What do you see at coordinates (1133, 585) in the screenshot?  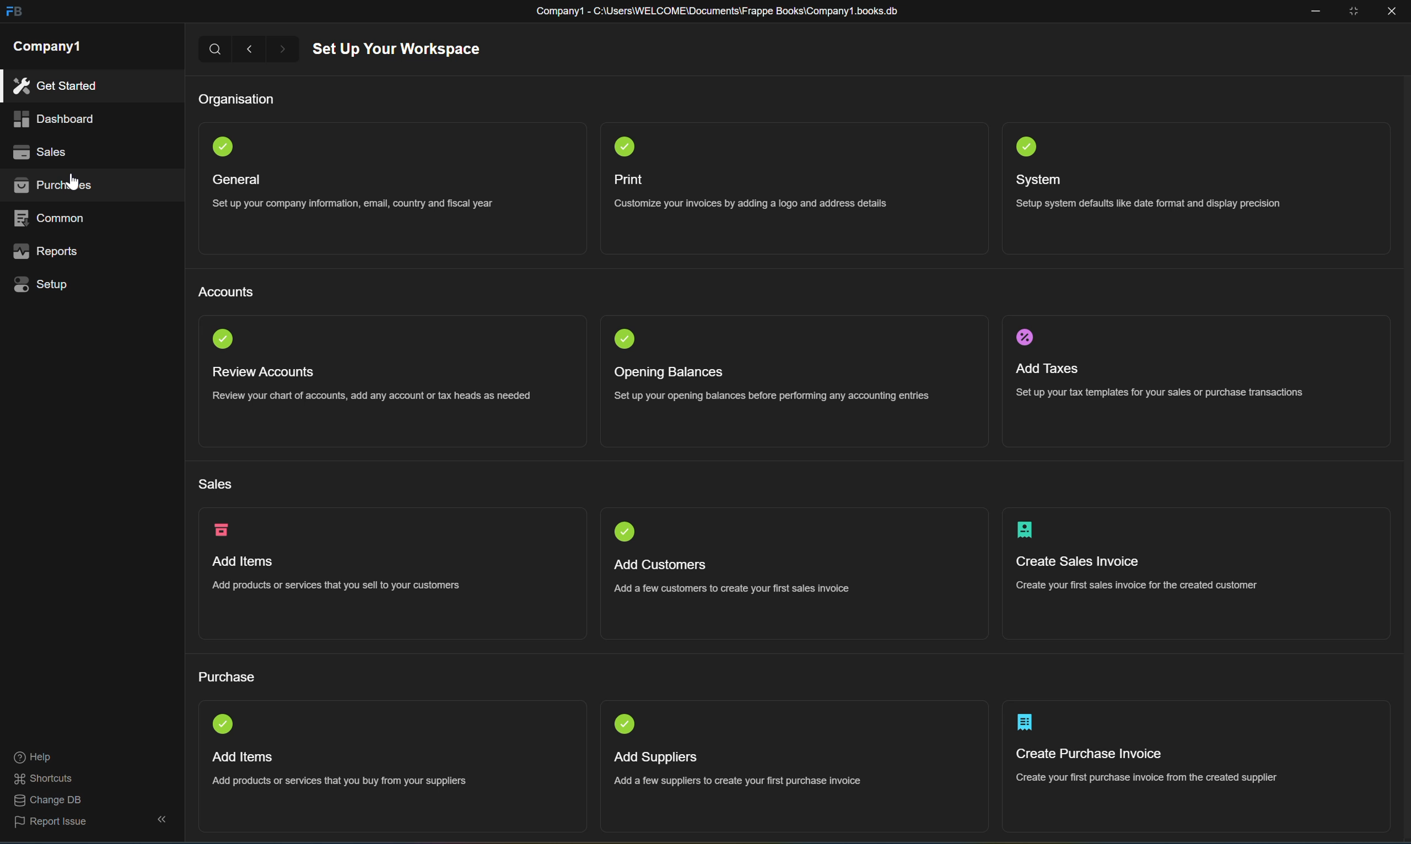 I see `create you first sales invoice for the created customer` at bounding box center [1133, 585].